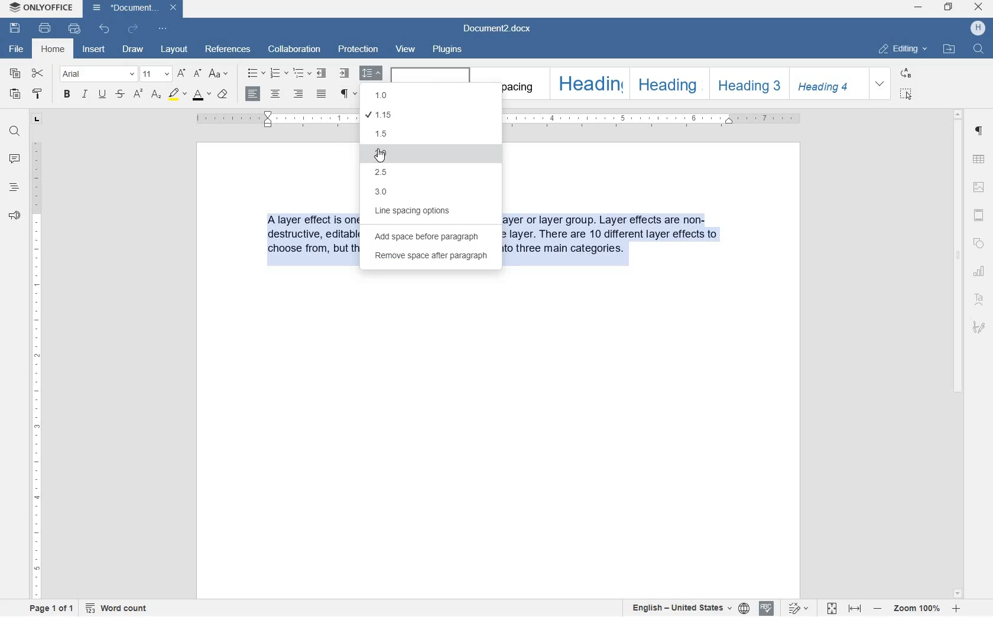 The image size is (993, 617). What do you see at coordinates (133, 50) in the screenshot?
I see `draw` at bounding box center [133, 50].